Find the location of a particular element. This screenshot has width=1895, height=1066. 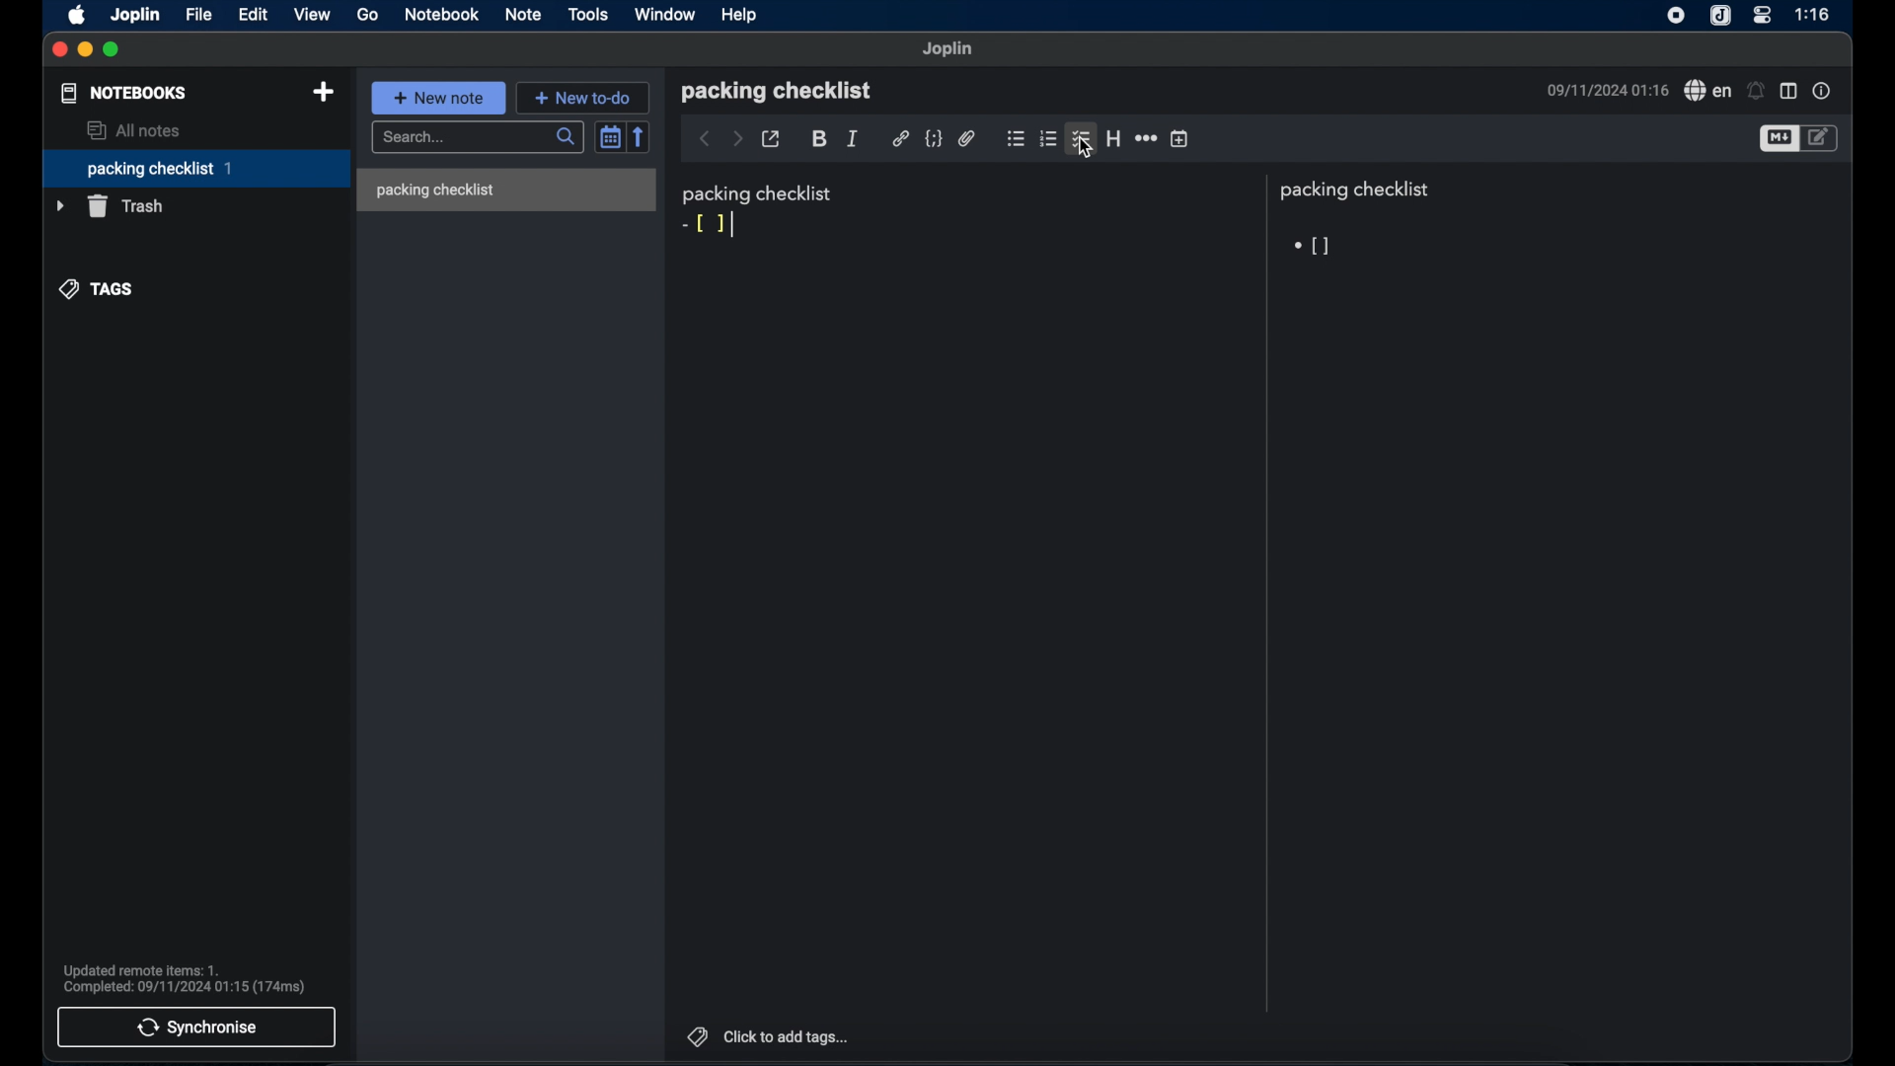

09/11/2024 01:16 is located at coordinates (1604, 91).